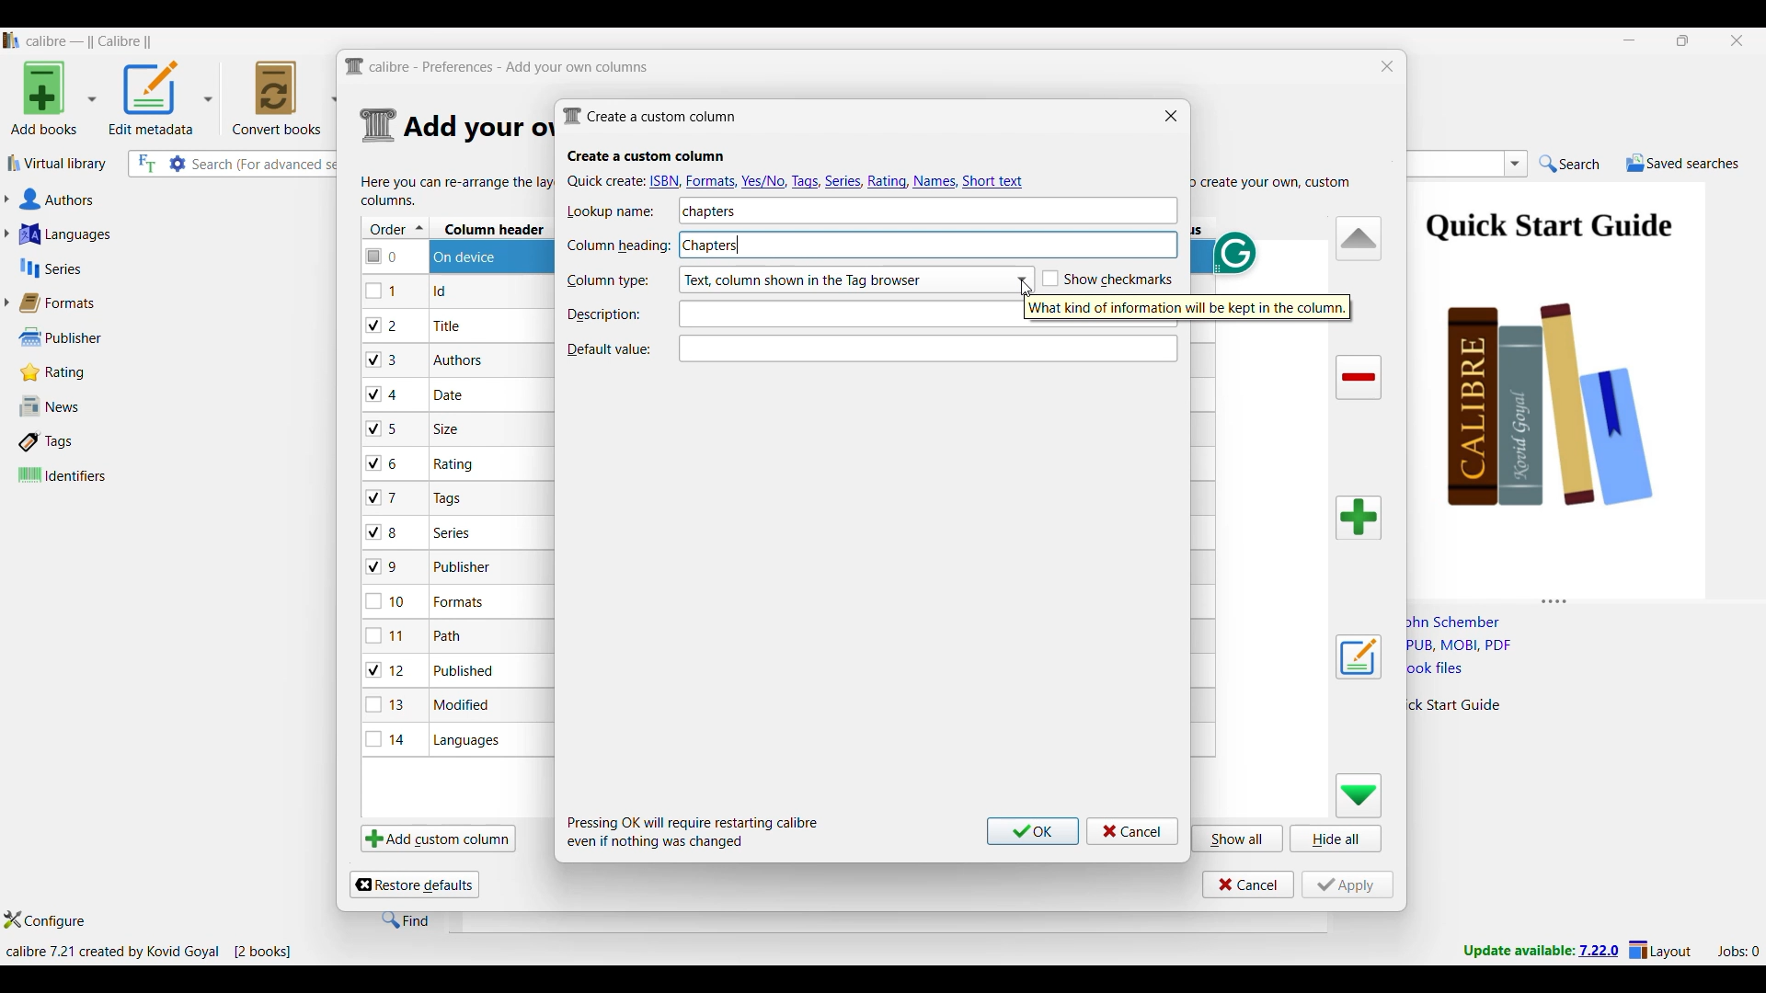 The width and height of the screenshot is (1766, 993). I want to click on Software name, so click(90, 41).